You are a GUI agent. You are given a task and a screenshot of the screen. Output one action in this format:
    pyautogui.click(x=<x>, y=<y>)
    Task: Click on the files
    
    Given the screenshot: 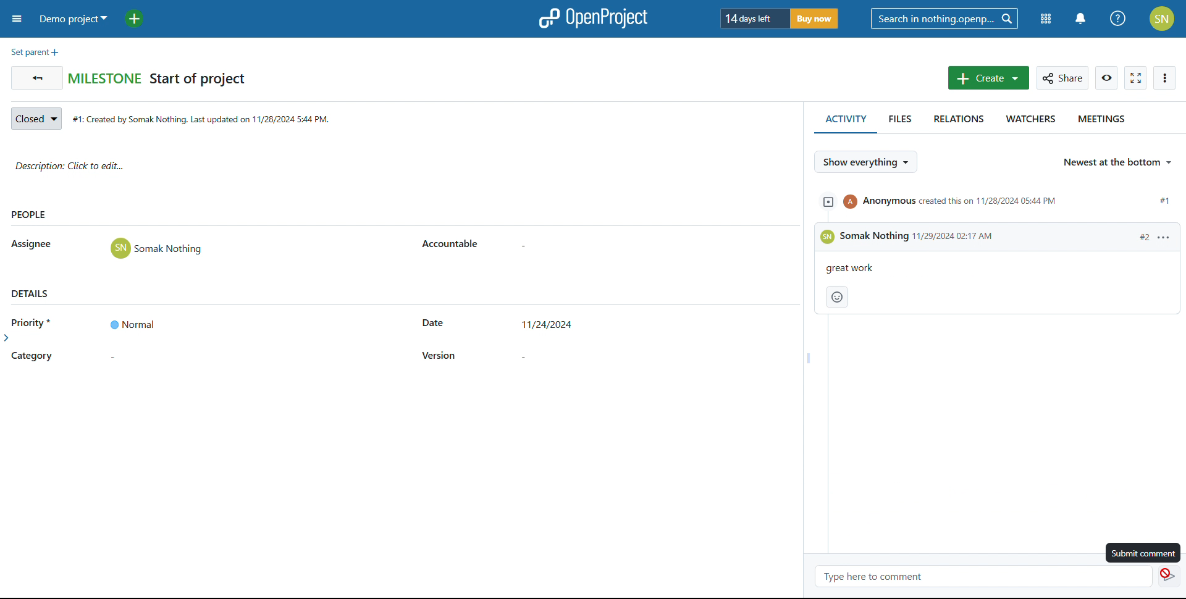 What is the action you would take?
    pyautogui.click(x=898, y=123)
    